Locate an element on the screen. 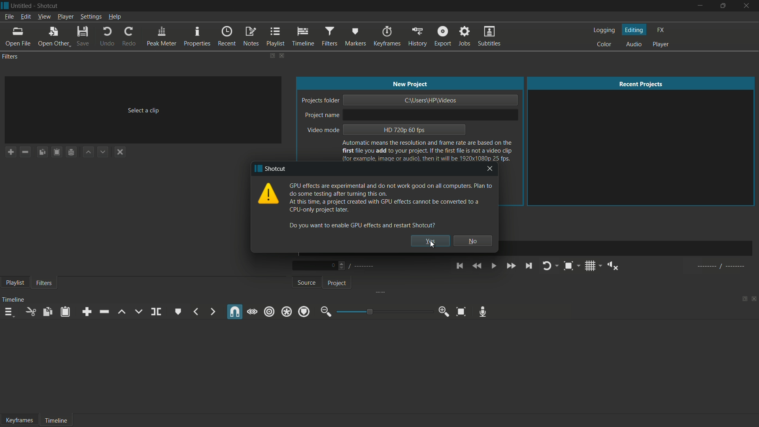 The height and width of the screenshot is (427, 759). close app is located at coordinates (747, 6).